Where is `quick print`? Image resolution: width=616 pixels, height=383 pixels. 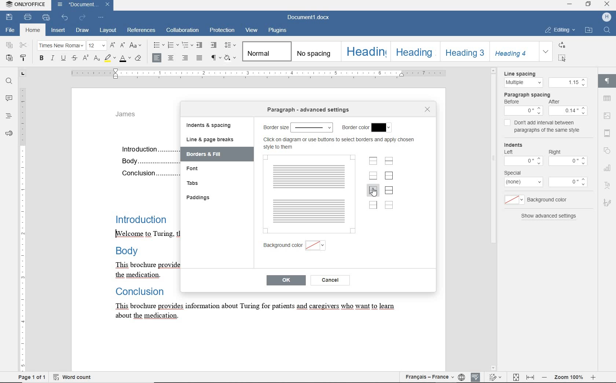
quick print is located at coordinates (46, 18).